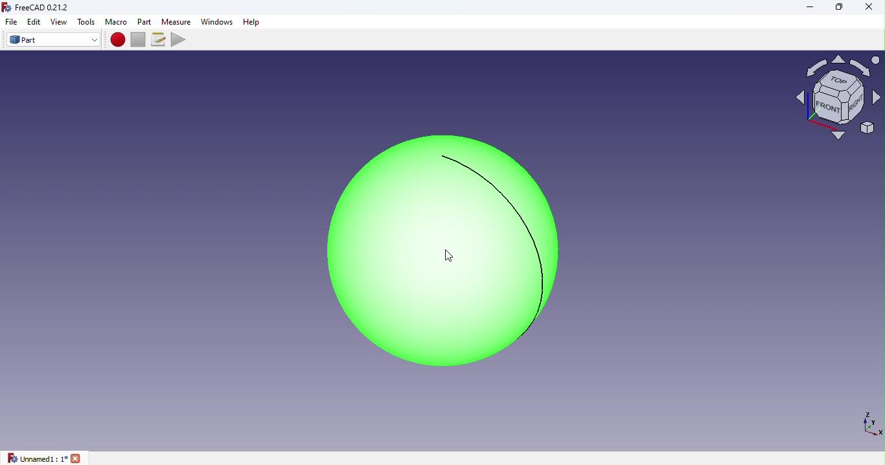 This screenshot has height=465, width=885. I want to click on Macro recording, so click(119, 40).